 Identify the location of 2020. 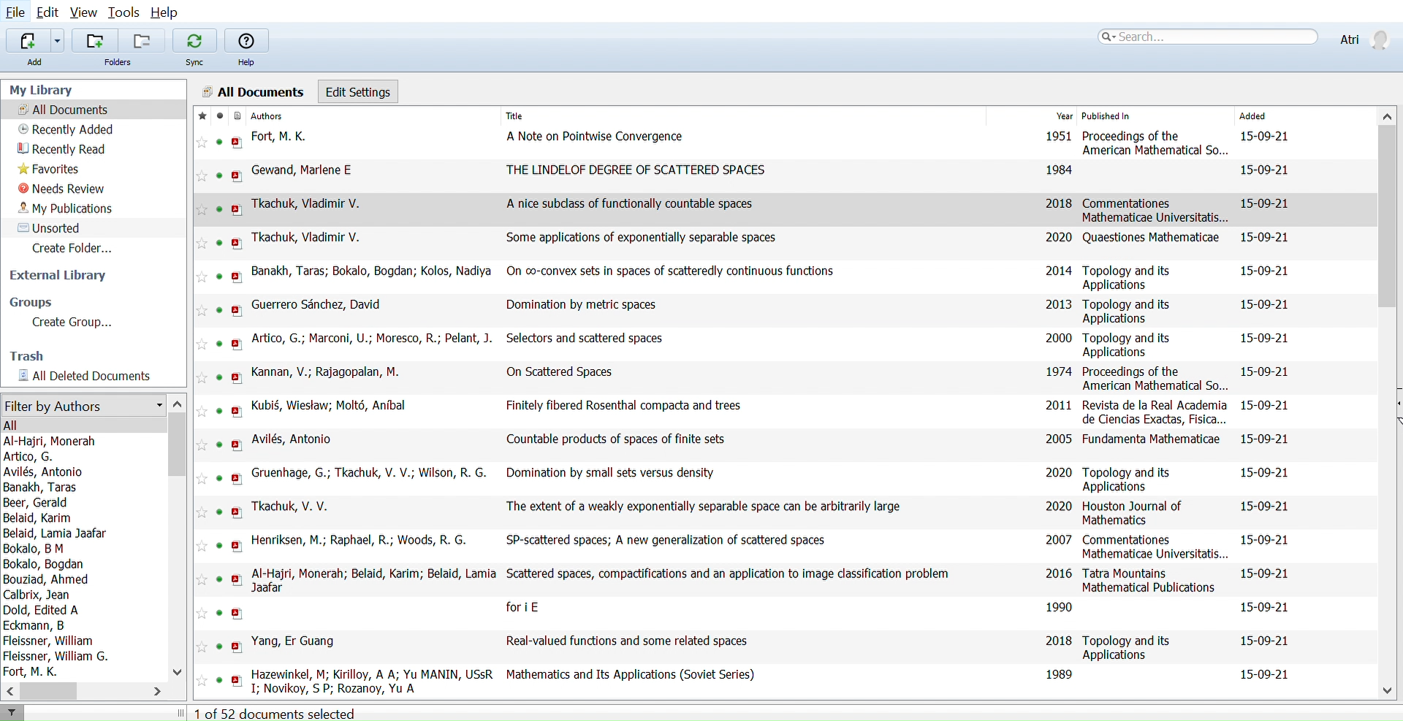
(1057, 236).